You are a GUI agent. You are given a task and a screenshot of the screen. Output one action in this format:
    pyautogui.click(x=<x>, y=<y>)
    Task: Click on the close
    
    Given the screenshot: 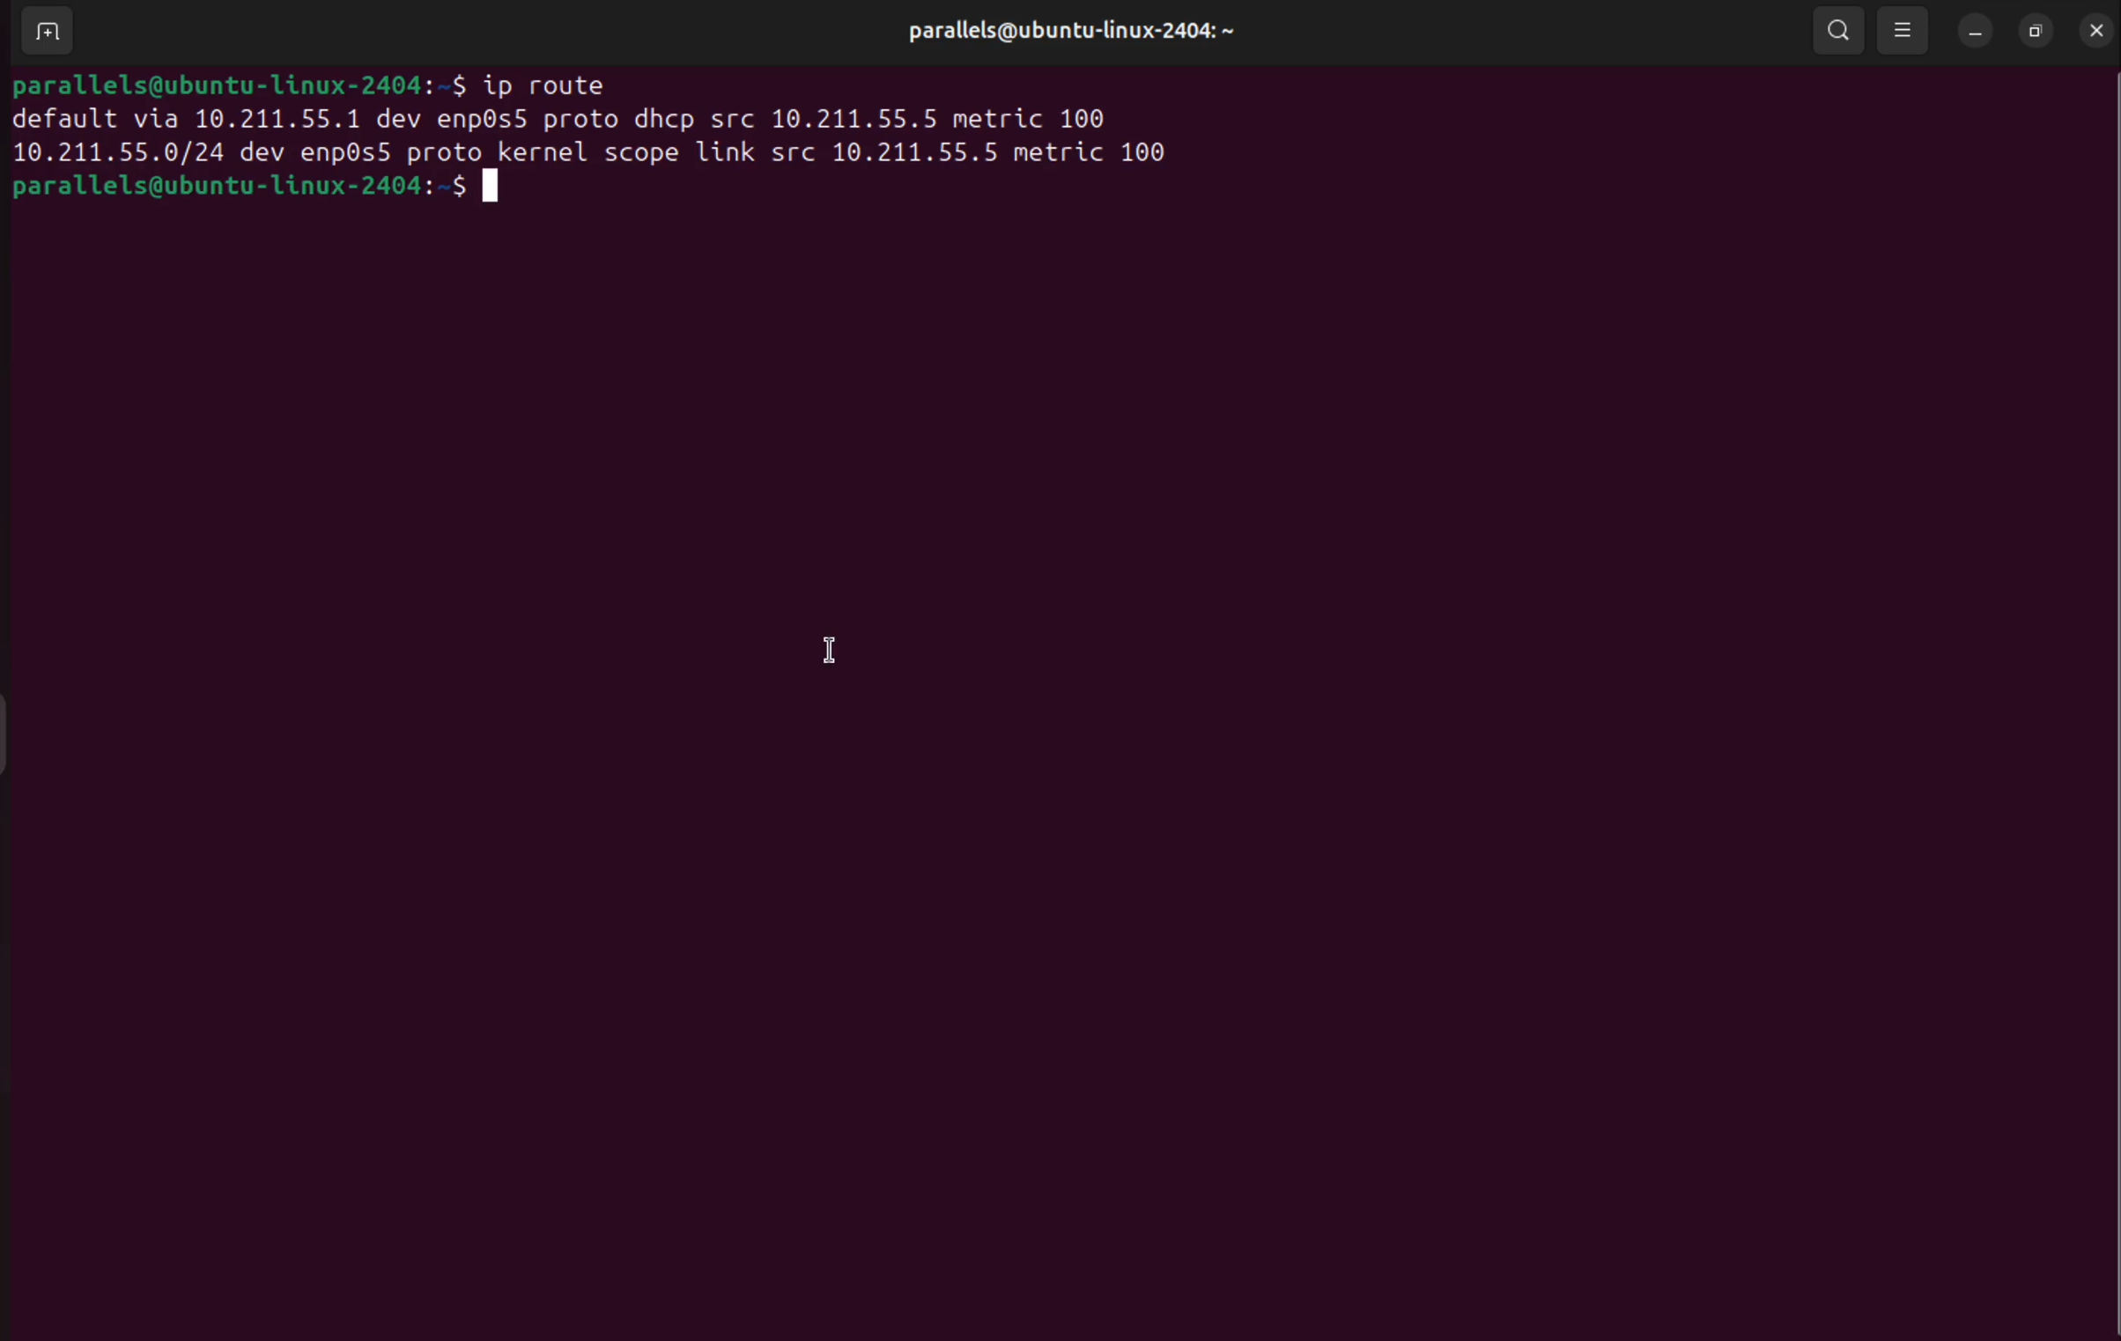 What is the action you would take?
    pyautogui.click(x=2099, y=31)
    